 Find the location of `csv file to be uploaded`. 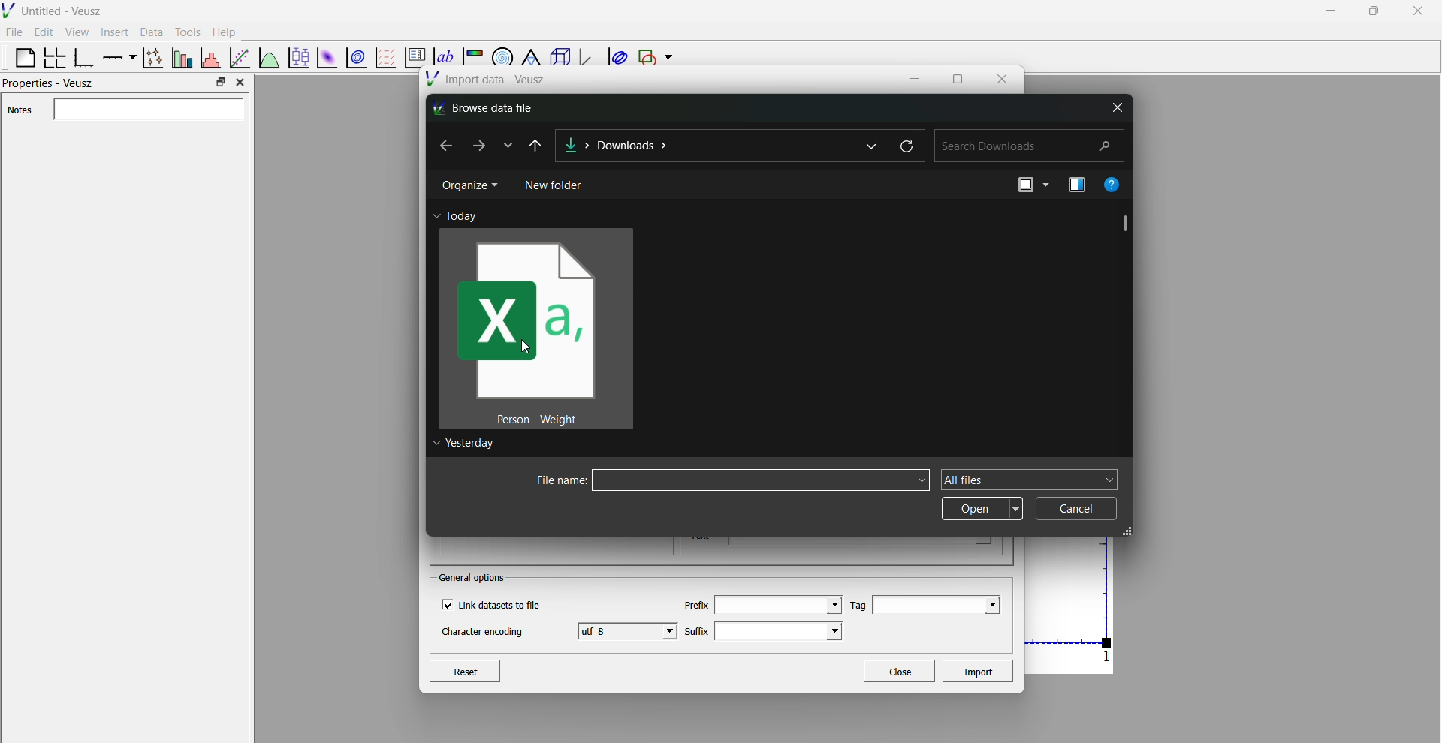

csv file to be uploaded is located at coordinates (536, 330).